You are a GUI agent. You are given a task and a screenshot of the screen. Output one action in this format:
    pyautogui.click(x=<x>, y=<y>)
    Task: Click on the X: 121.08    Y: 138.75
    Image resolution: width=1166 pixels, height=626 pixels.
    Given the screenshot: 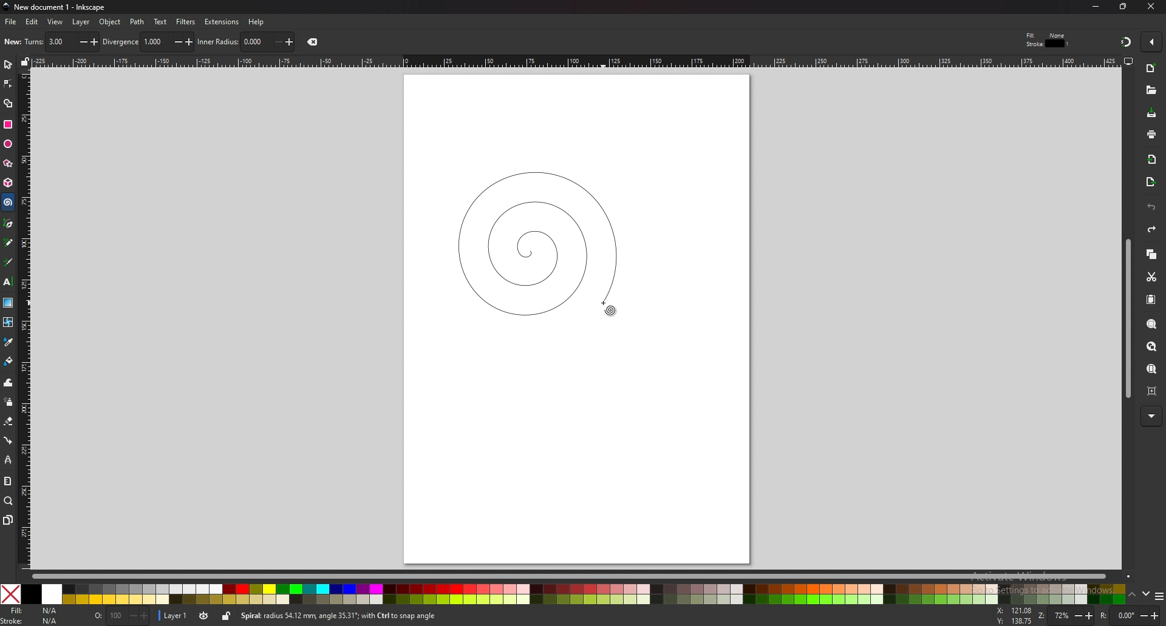 What is the action you would take?
    pyautogui.click(x=1014, y=616)
    